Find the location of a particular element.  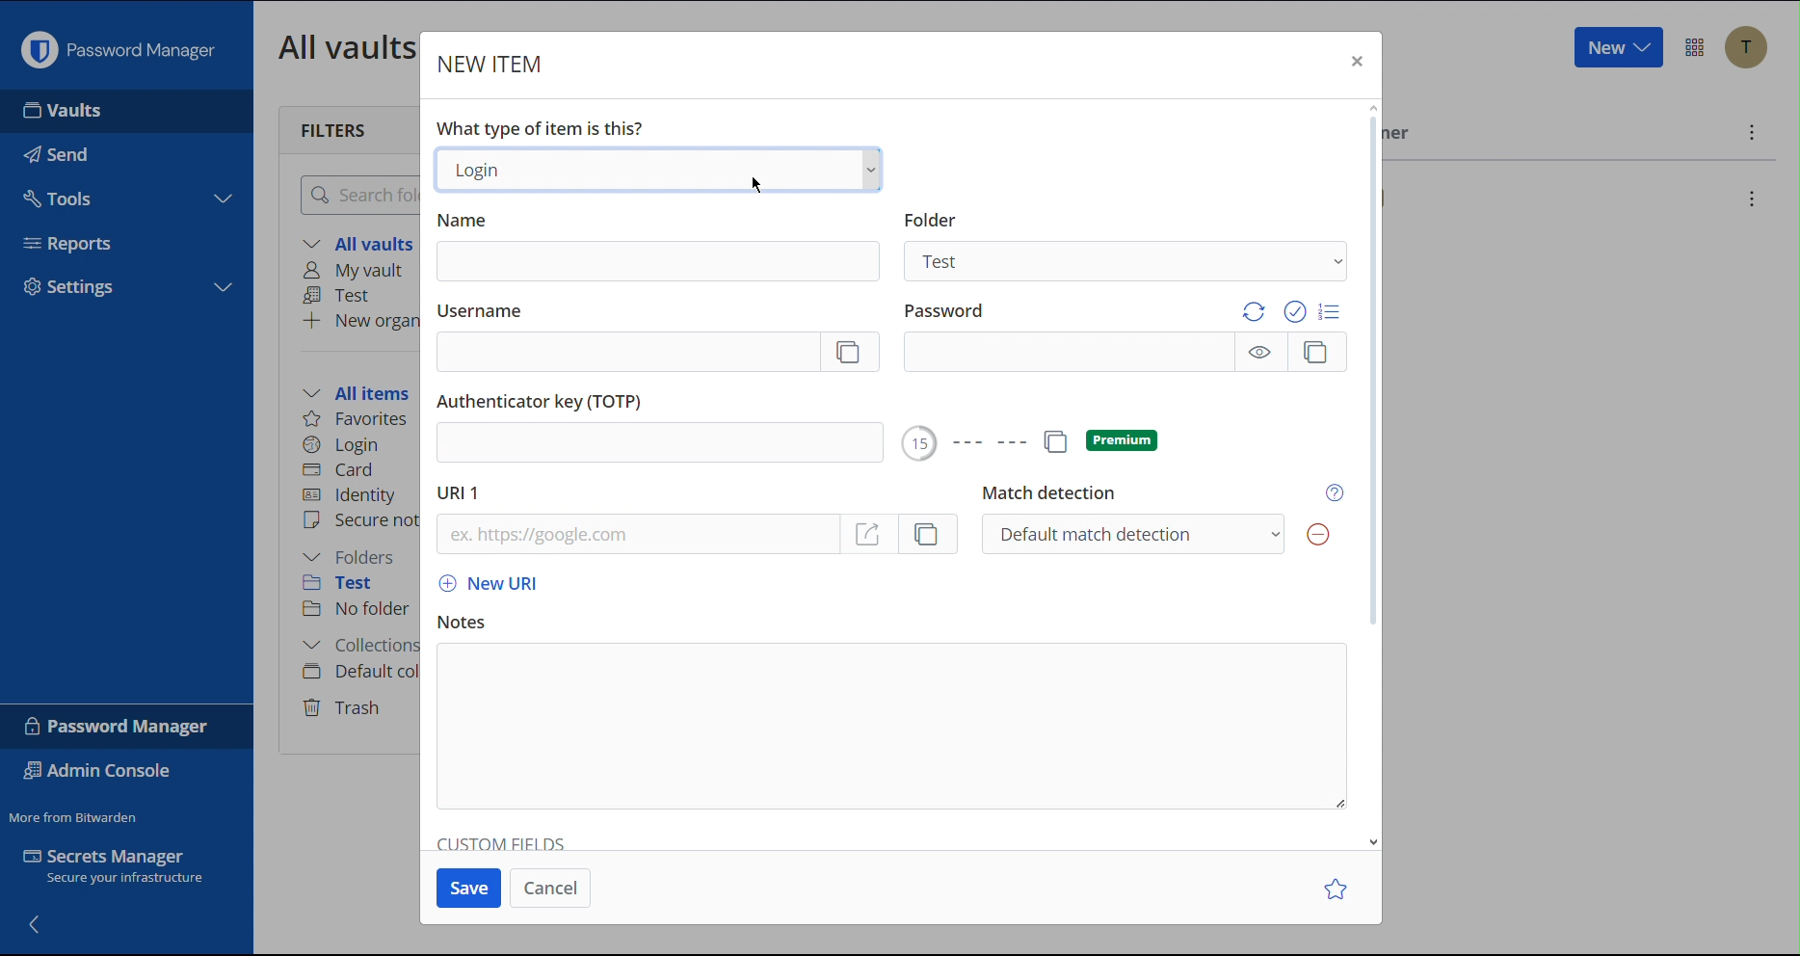

Folders is located at coordinates (354, 557).